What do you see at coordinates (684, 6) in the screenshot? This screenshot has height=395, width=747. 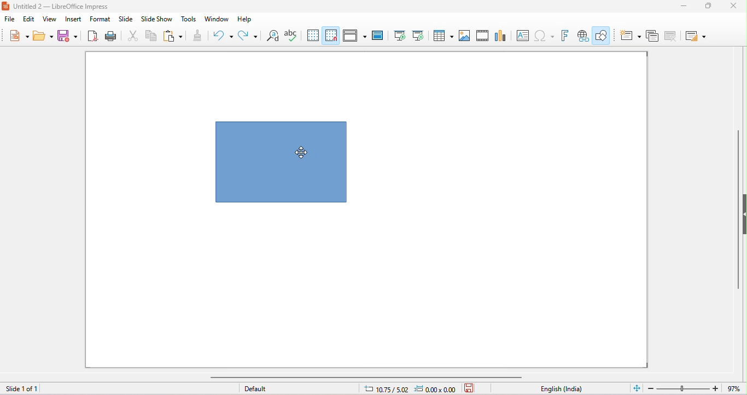 I see `minimize` at bounding box center [684, 6].